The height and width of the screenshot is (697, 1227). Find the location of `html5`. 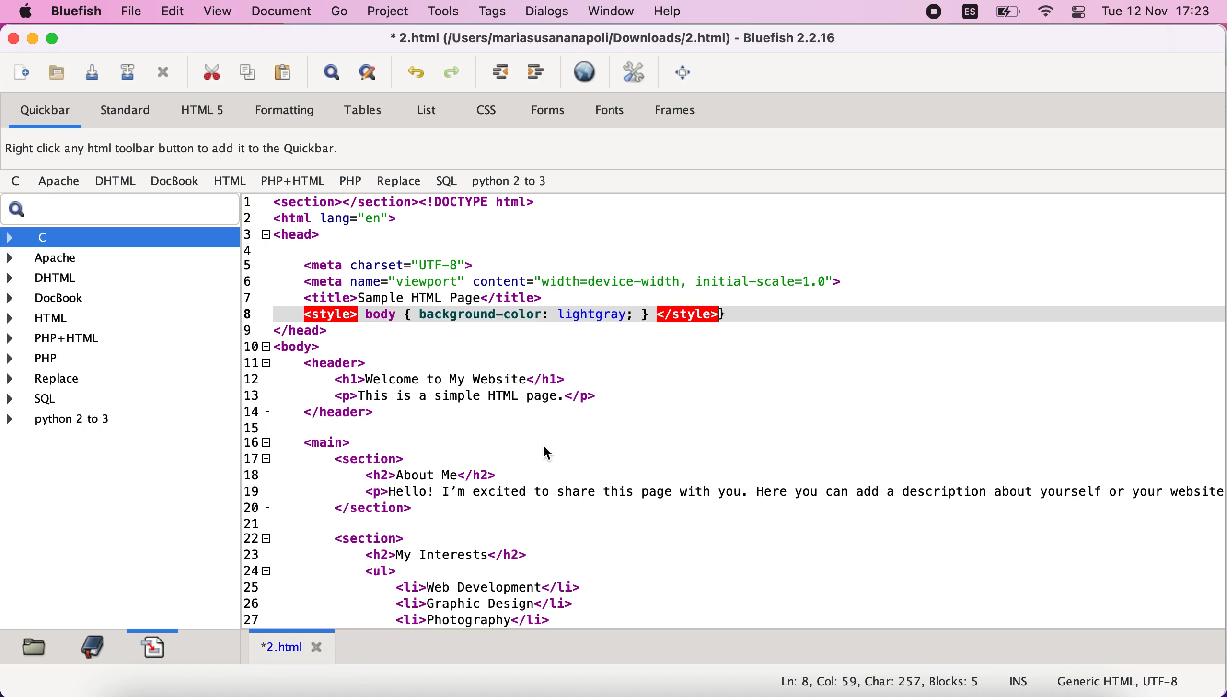

html5 is located at coordinates (209, 110).